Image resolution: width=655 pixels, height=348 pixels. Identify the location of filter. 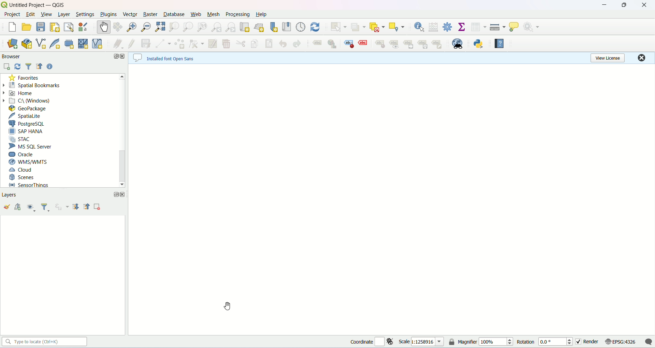
(29, 66).